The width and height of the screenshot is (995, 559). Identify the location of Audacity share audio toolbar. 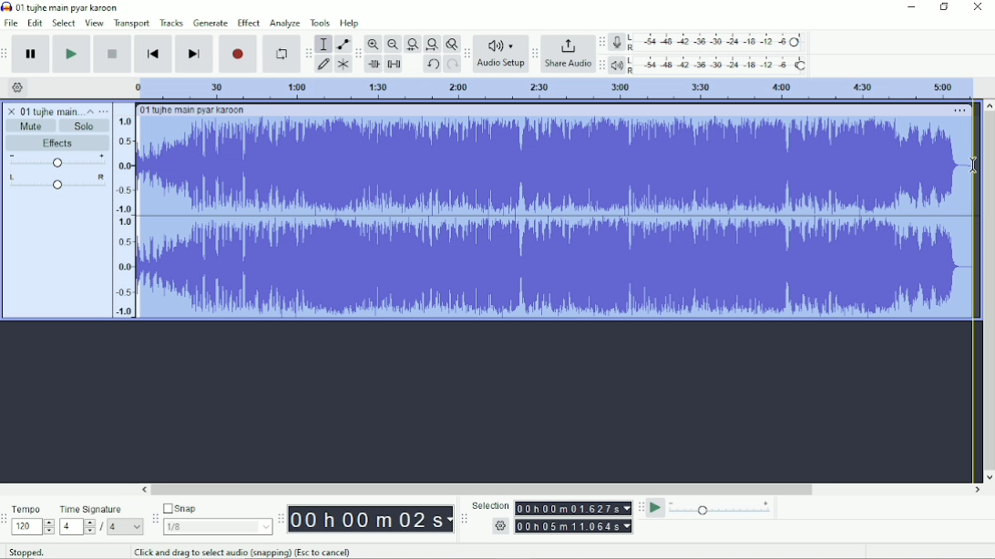
(535, 53).